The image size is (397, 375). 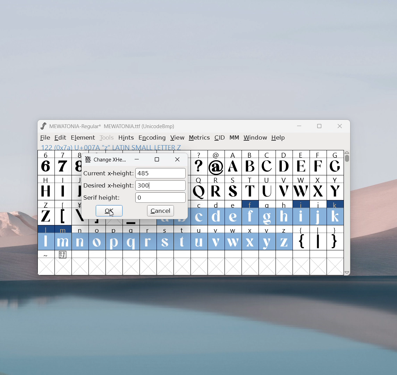 I want to click on 0, so click(x=160, y=198).